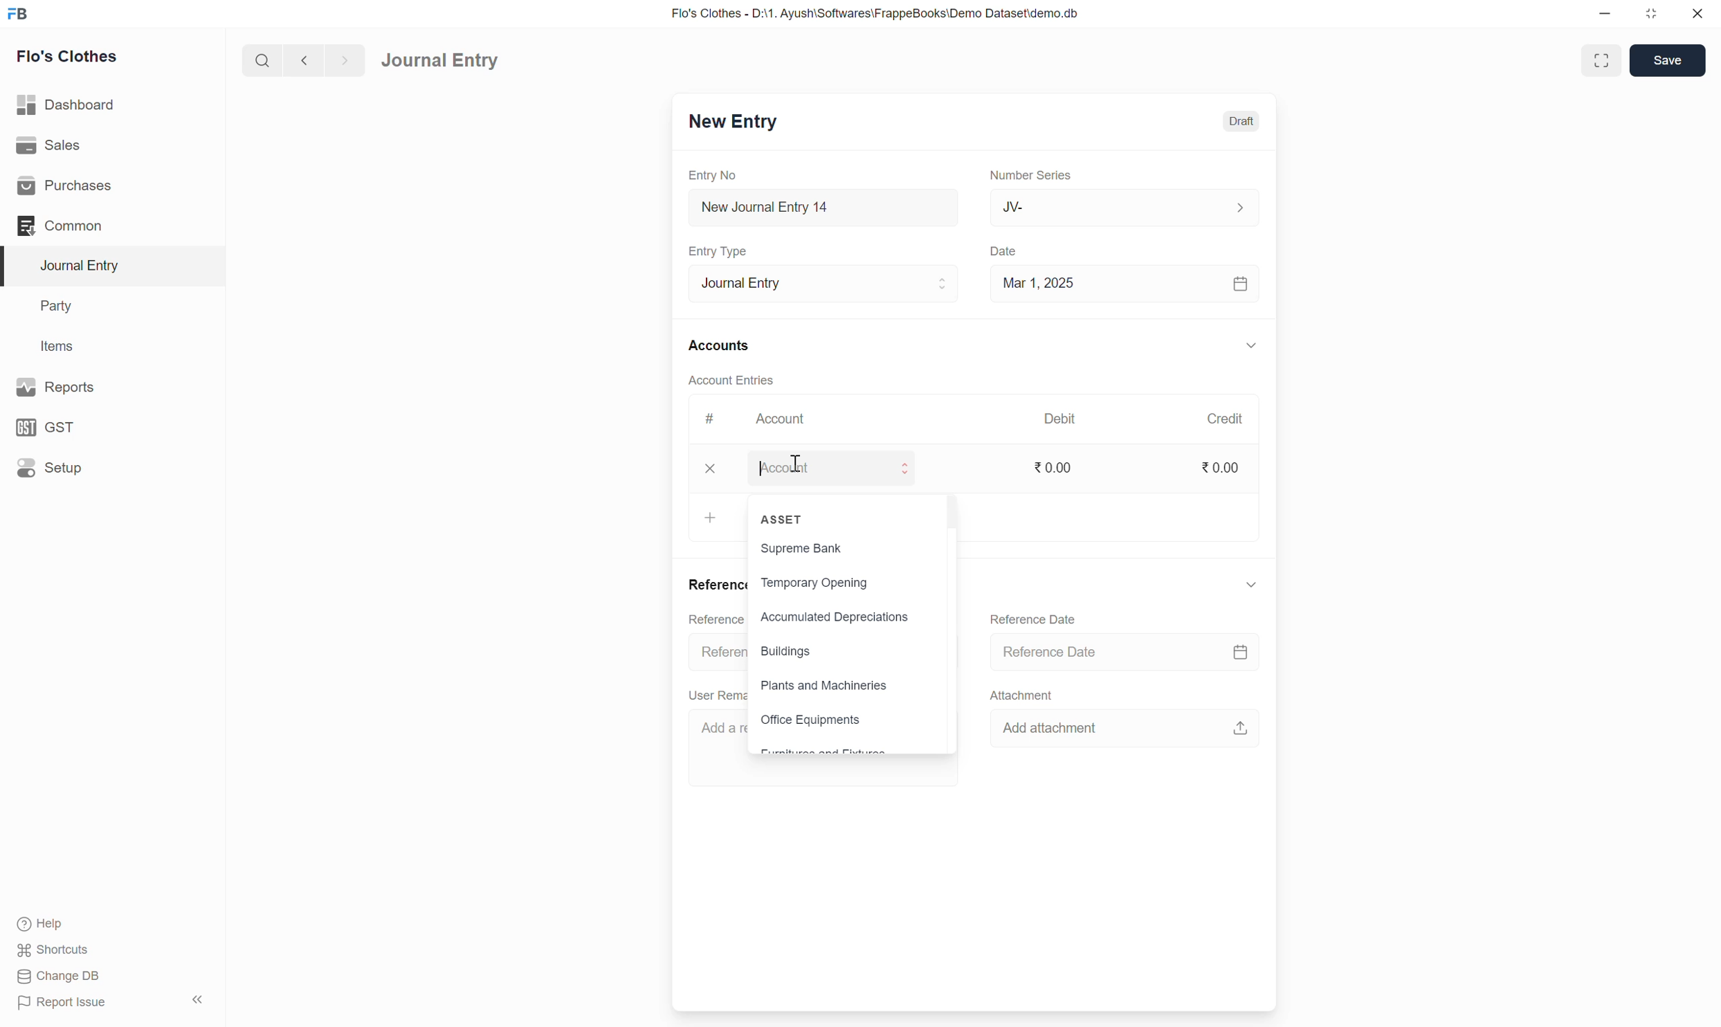 The width and height of the screenshot is (1721, 1027). Describe the element at coordinates (1605, 15) in the screenshot. I see `minimize` at that location.